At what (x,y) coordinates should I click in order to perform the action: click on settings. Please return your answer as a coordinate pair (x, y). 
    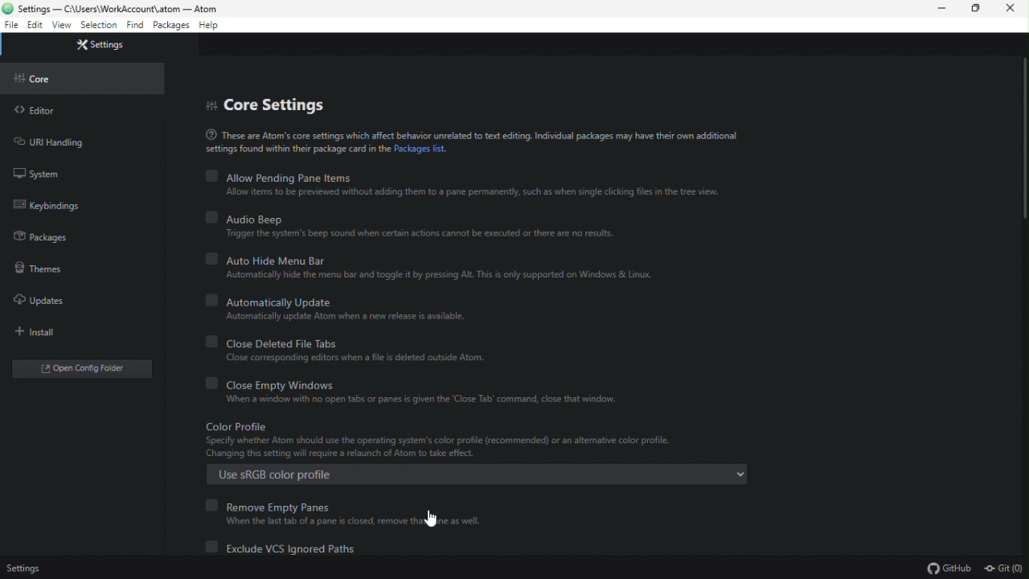
    Looking at the image, I should click on (27, 569).